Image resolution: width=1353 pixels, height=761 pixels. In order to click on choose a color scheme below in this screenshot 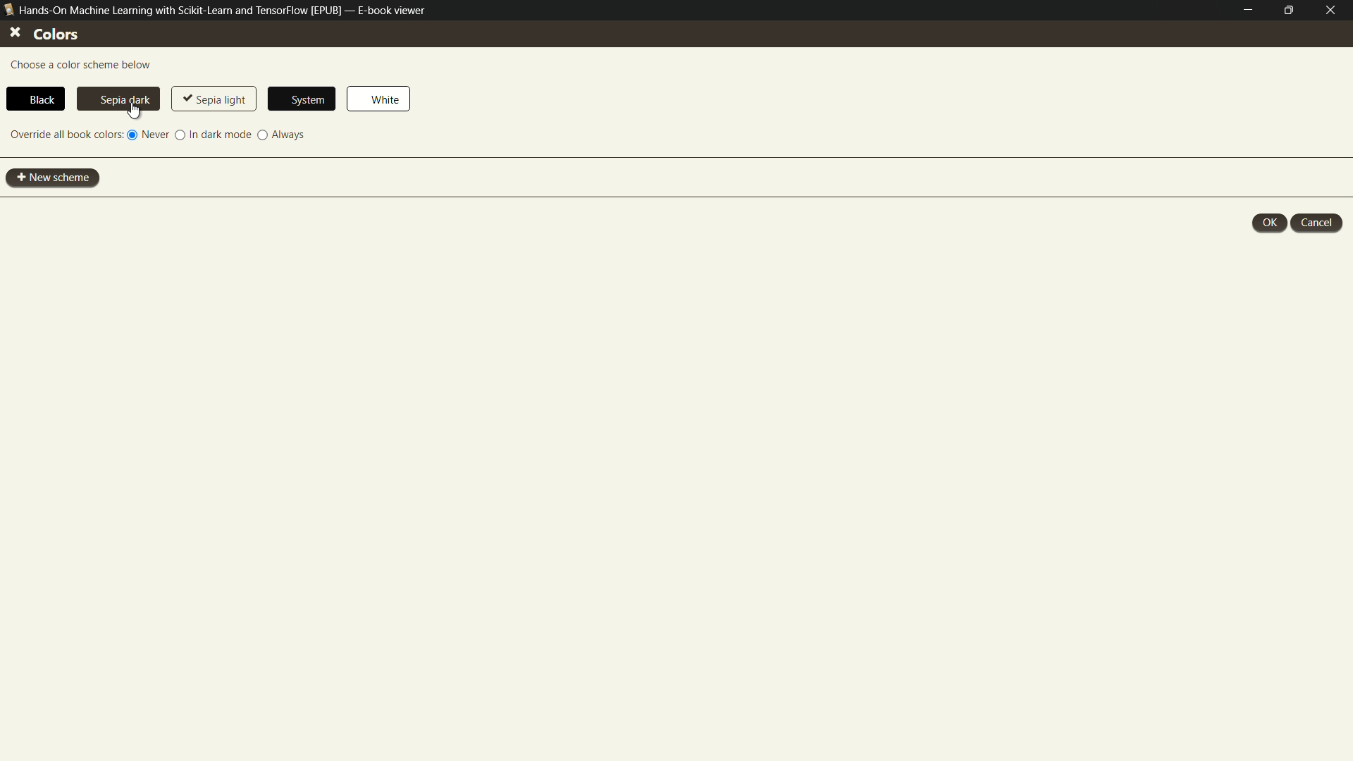, I will do `click(77, 64)`.